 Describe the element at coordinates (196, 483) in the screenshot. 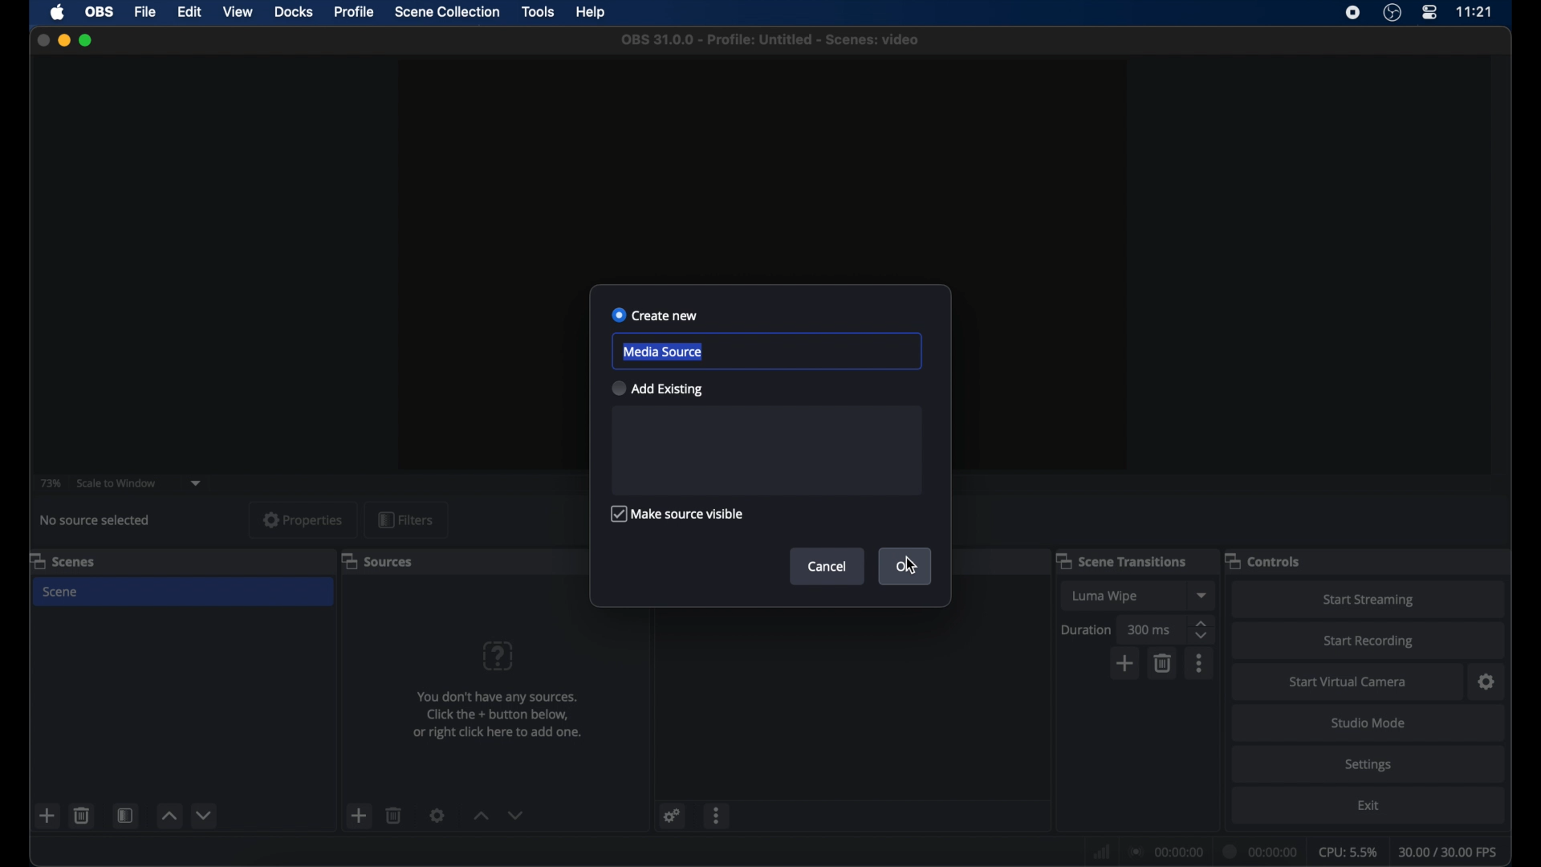

I see `dropdown` at that location.